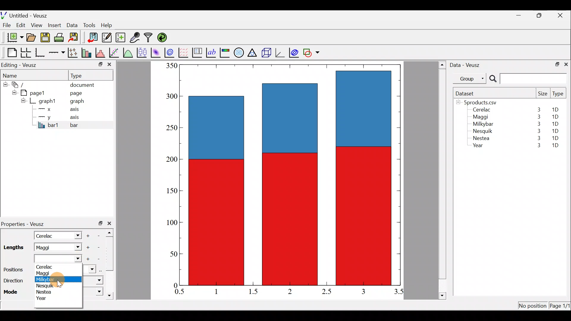  What do you see at coordinates (5, 84) in the screenshot?
I see `hide` at bounding box center [5, 84].